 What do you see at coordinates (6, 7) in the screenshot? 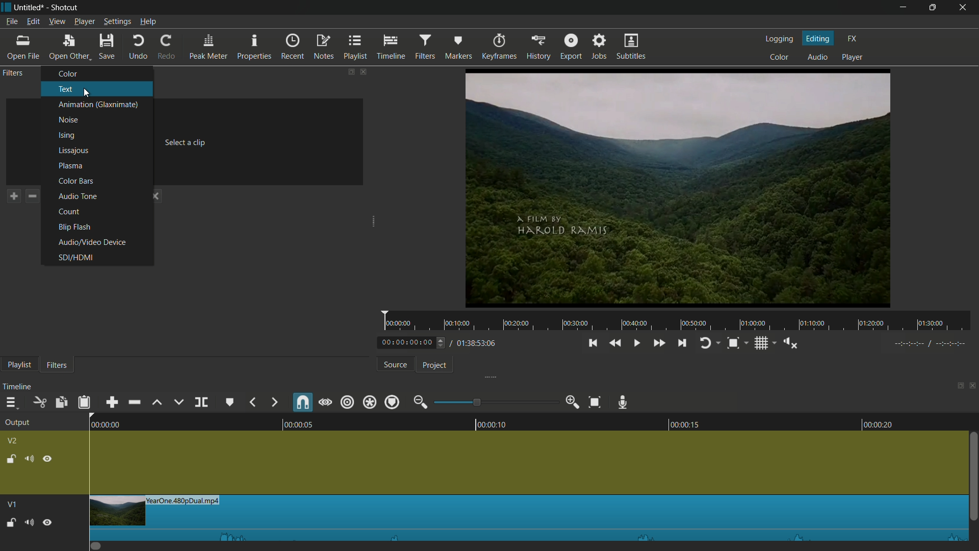
I see `app icon` at bounding box center [6, 7].